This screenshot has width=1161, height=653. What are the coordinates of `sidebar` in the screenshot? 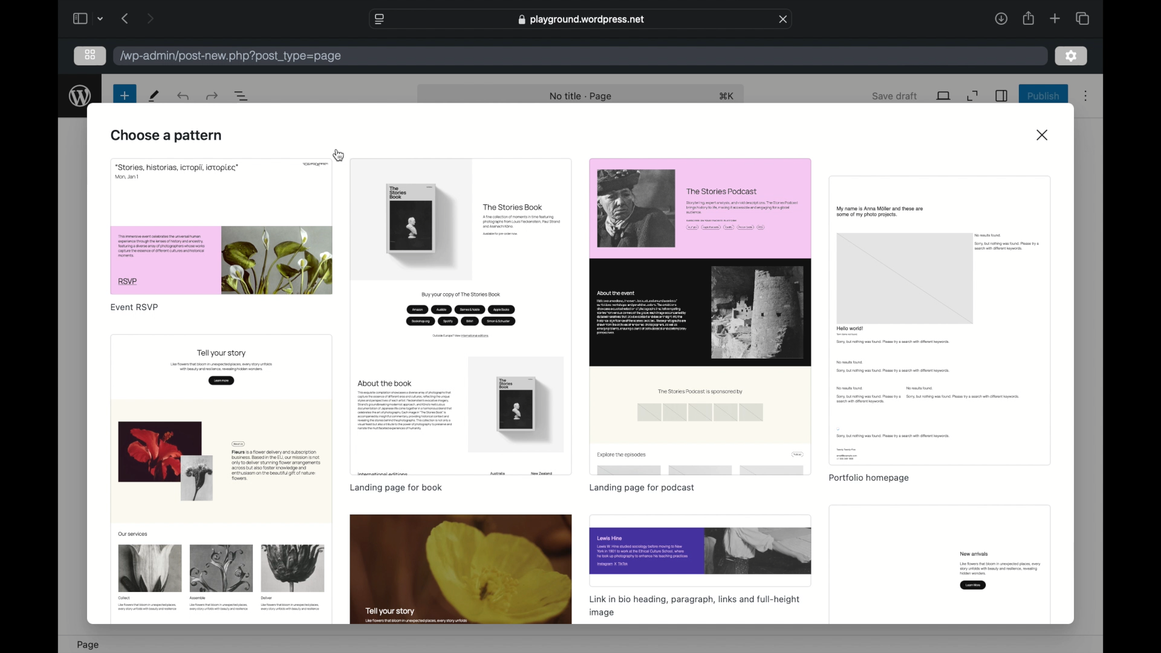 It's located at (79, 18).